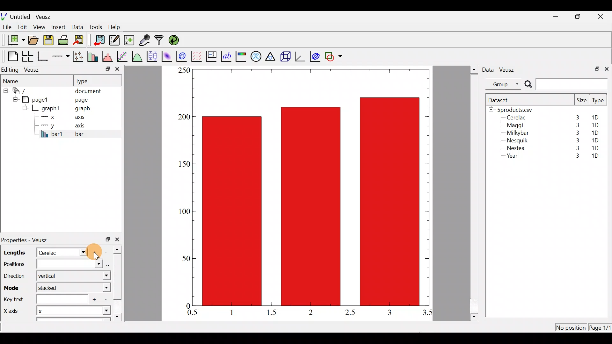 The height and width of the screenshot is (344, 612). Describe the element at coordinates (559, 16) in the screenshot. I see `minimize` at that location.